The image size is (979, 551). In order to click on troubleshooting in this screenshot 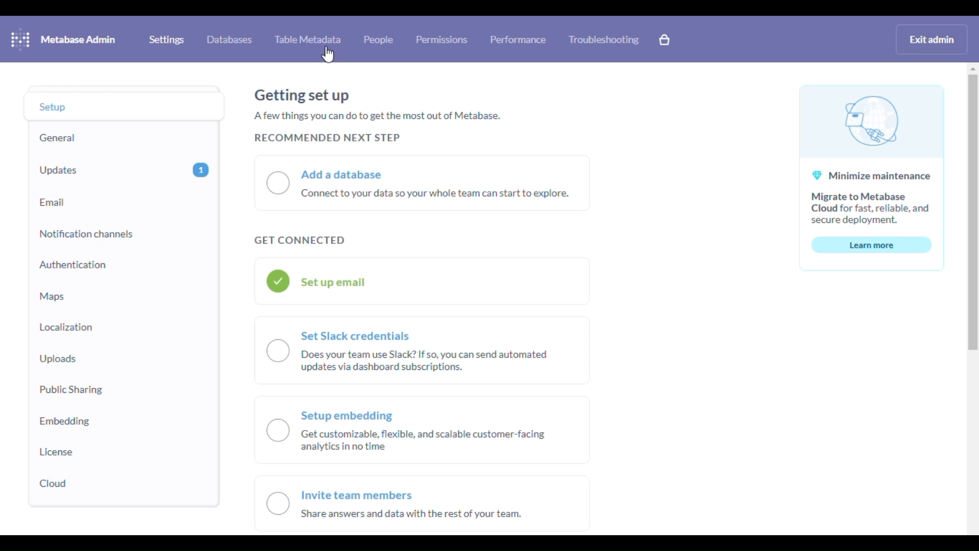, I will do `click(605, 39)`.